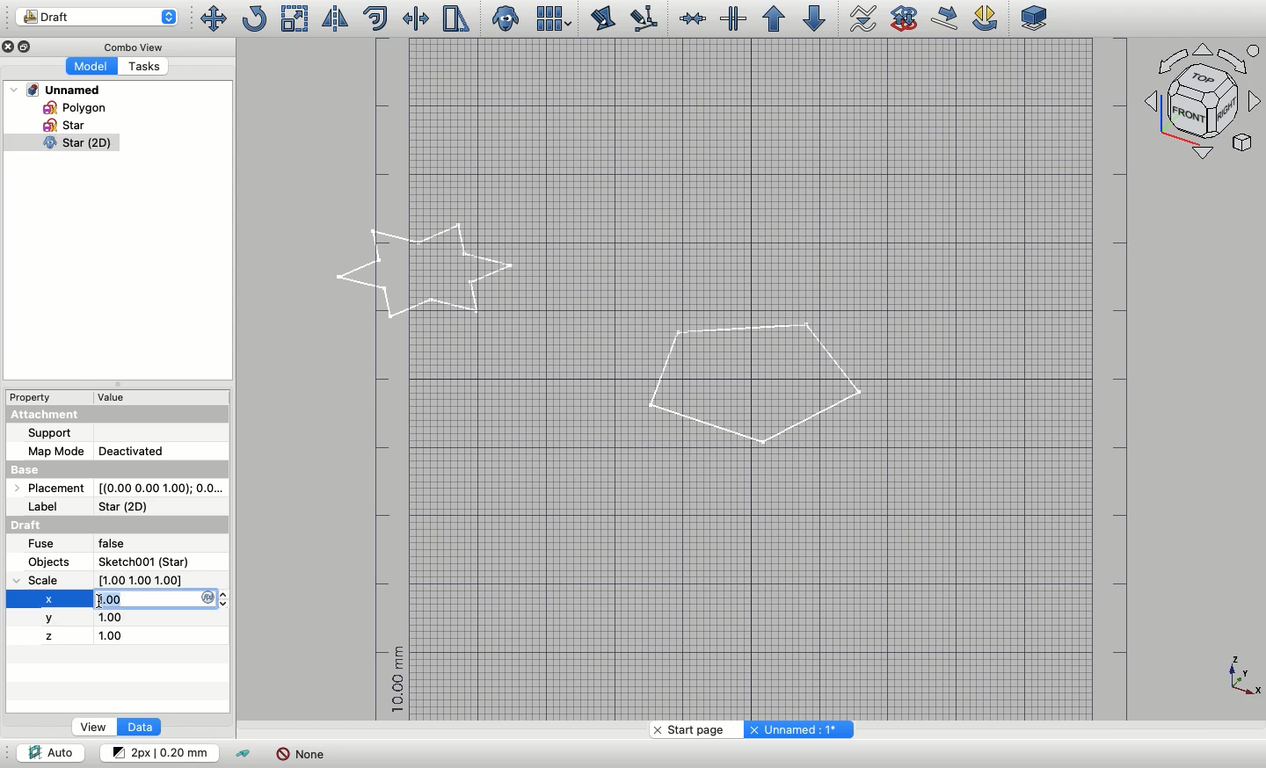 This screenshot has height=768, width=1266. What do you see at coordinates (1036, 18) in the screenshot?
I see `Plane selector` at bounding box center [1036, 18].